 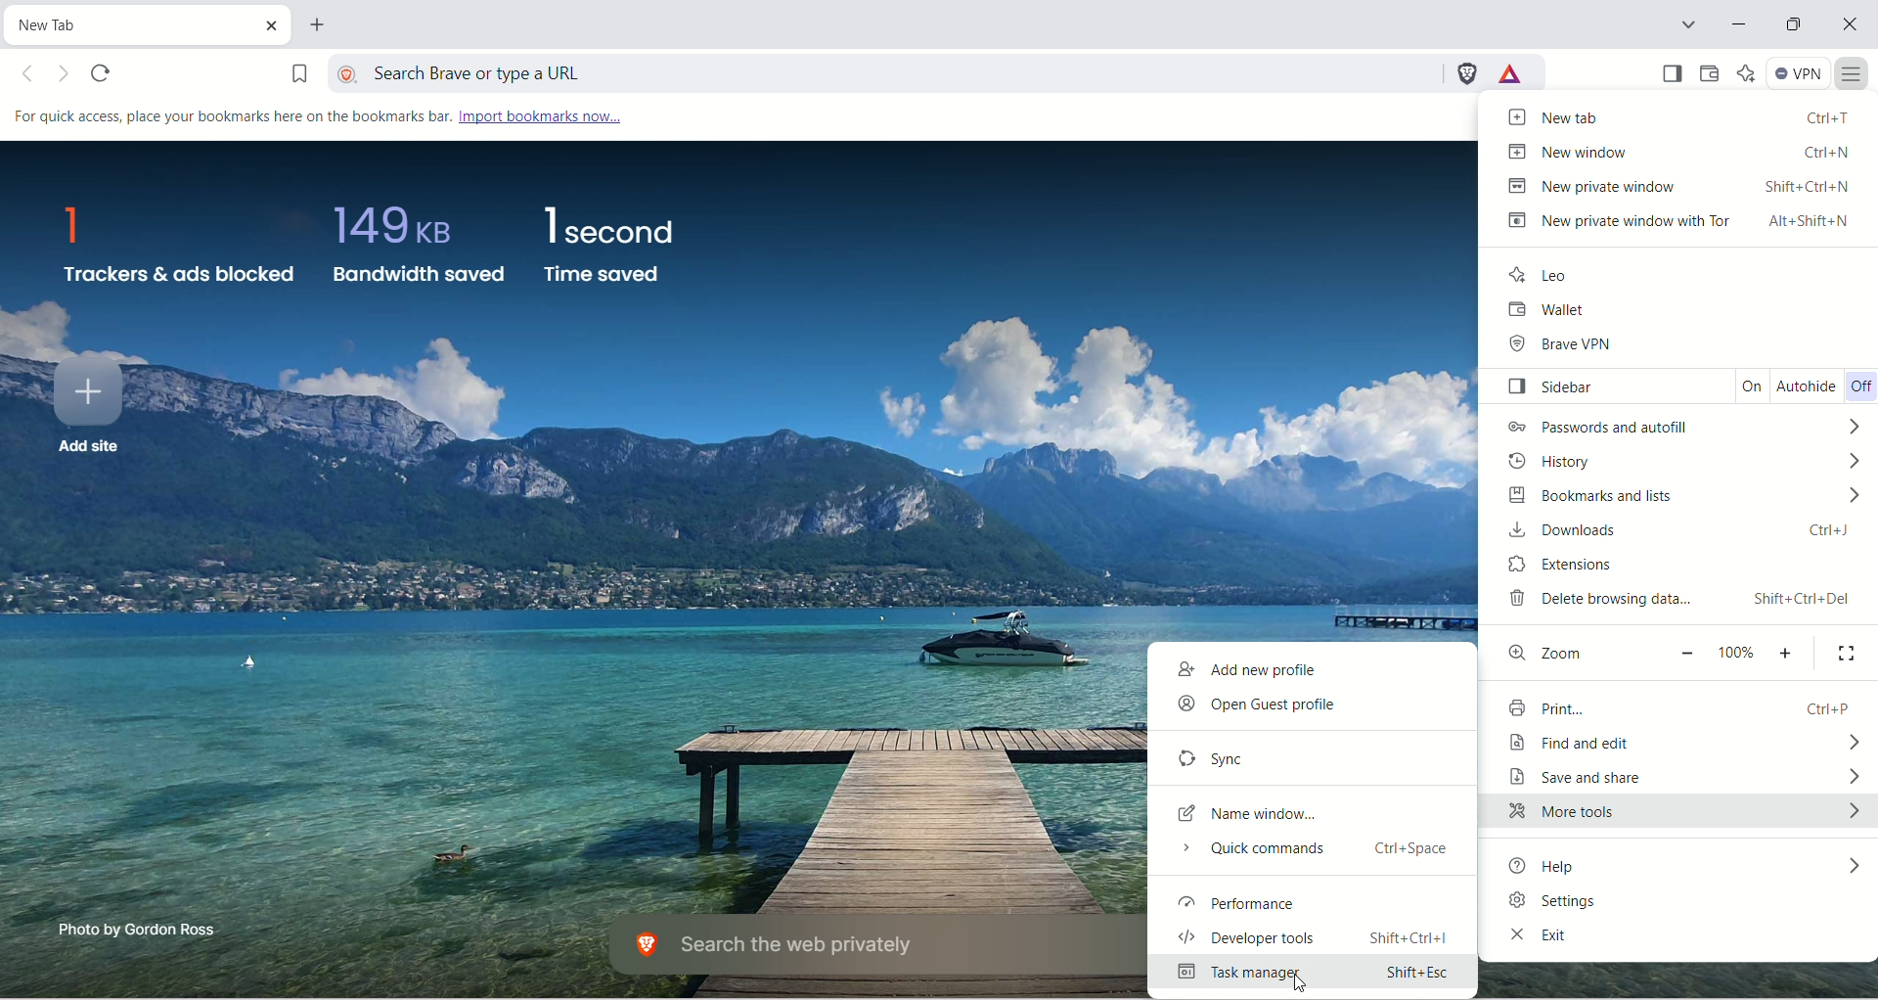 I want to click on new tab, so click(x=1681, y=116).